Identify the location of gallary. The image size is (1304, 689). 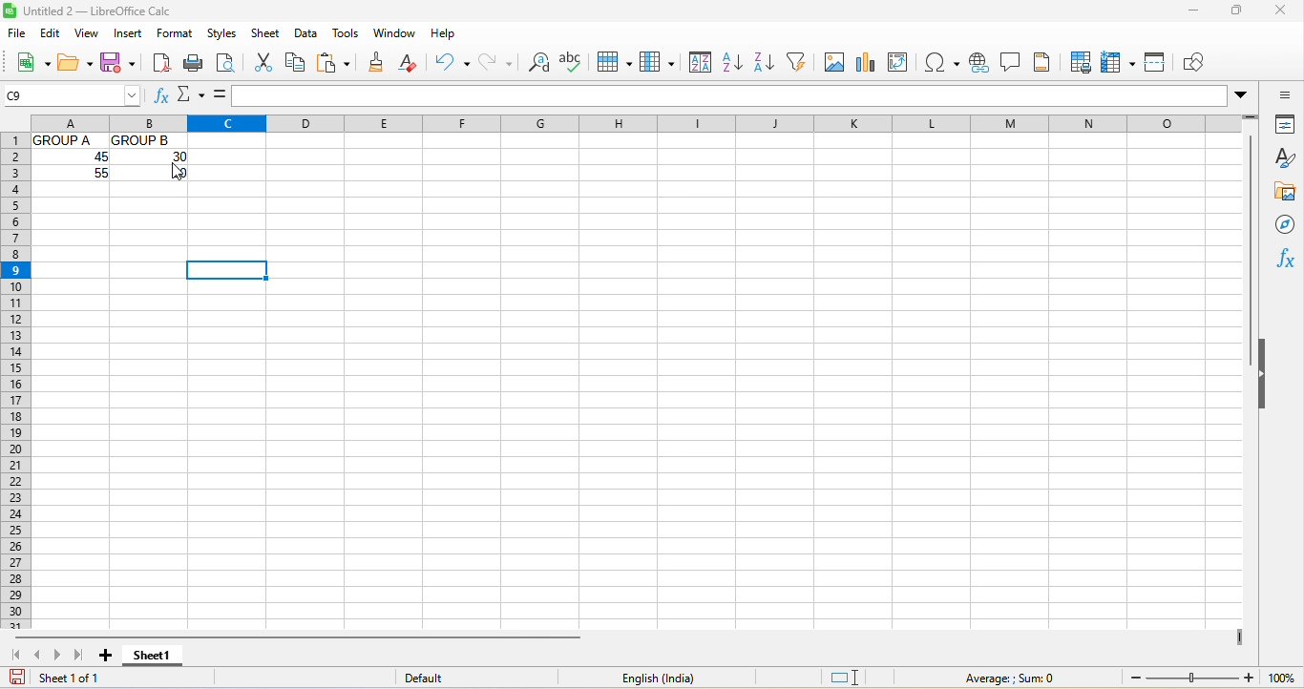
(1286, 193).